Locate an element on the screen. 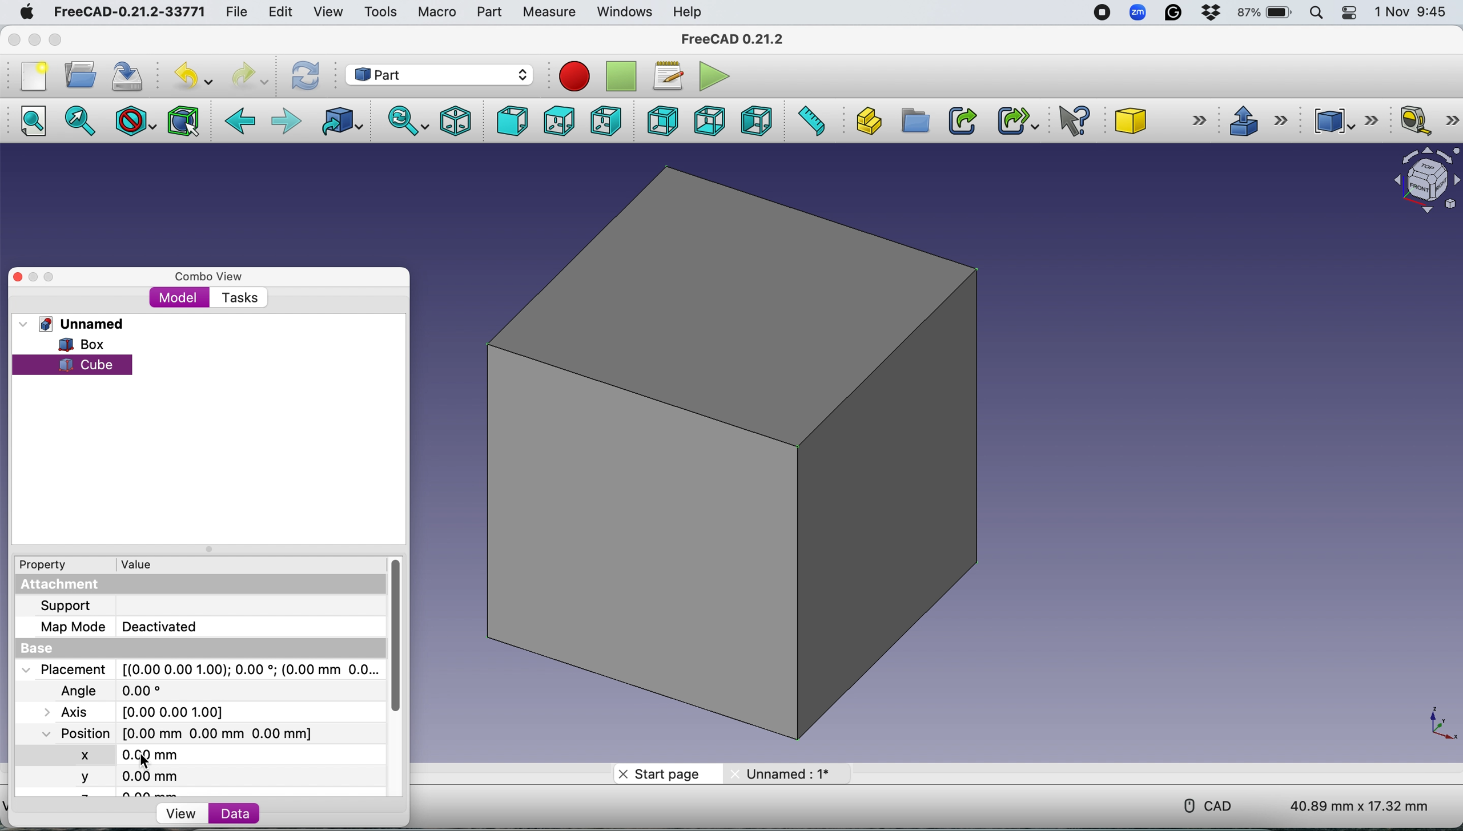  Dropbox is located at coordinates (1212, 14).